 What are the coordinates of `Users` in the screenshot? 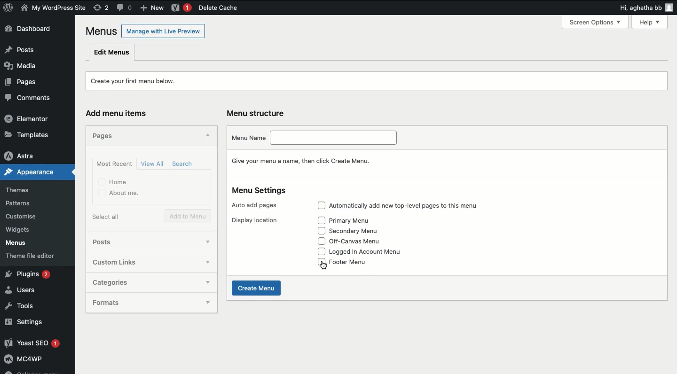 It's located at (27, 291).